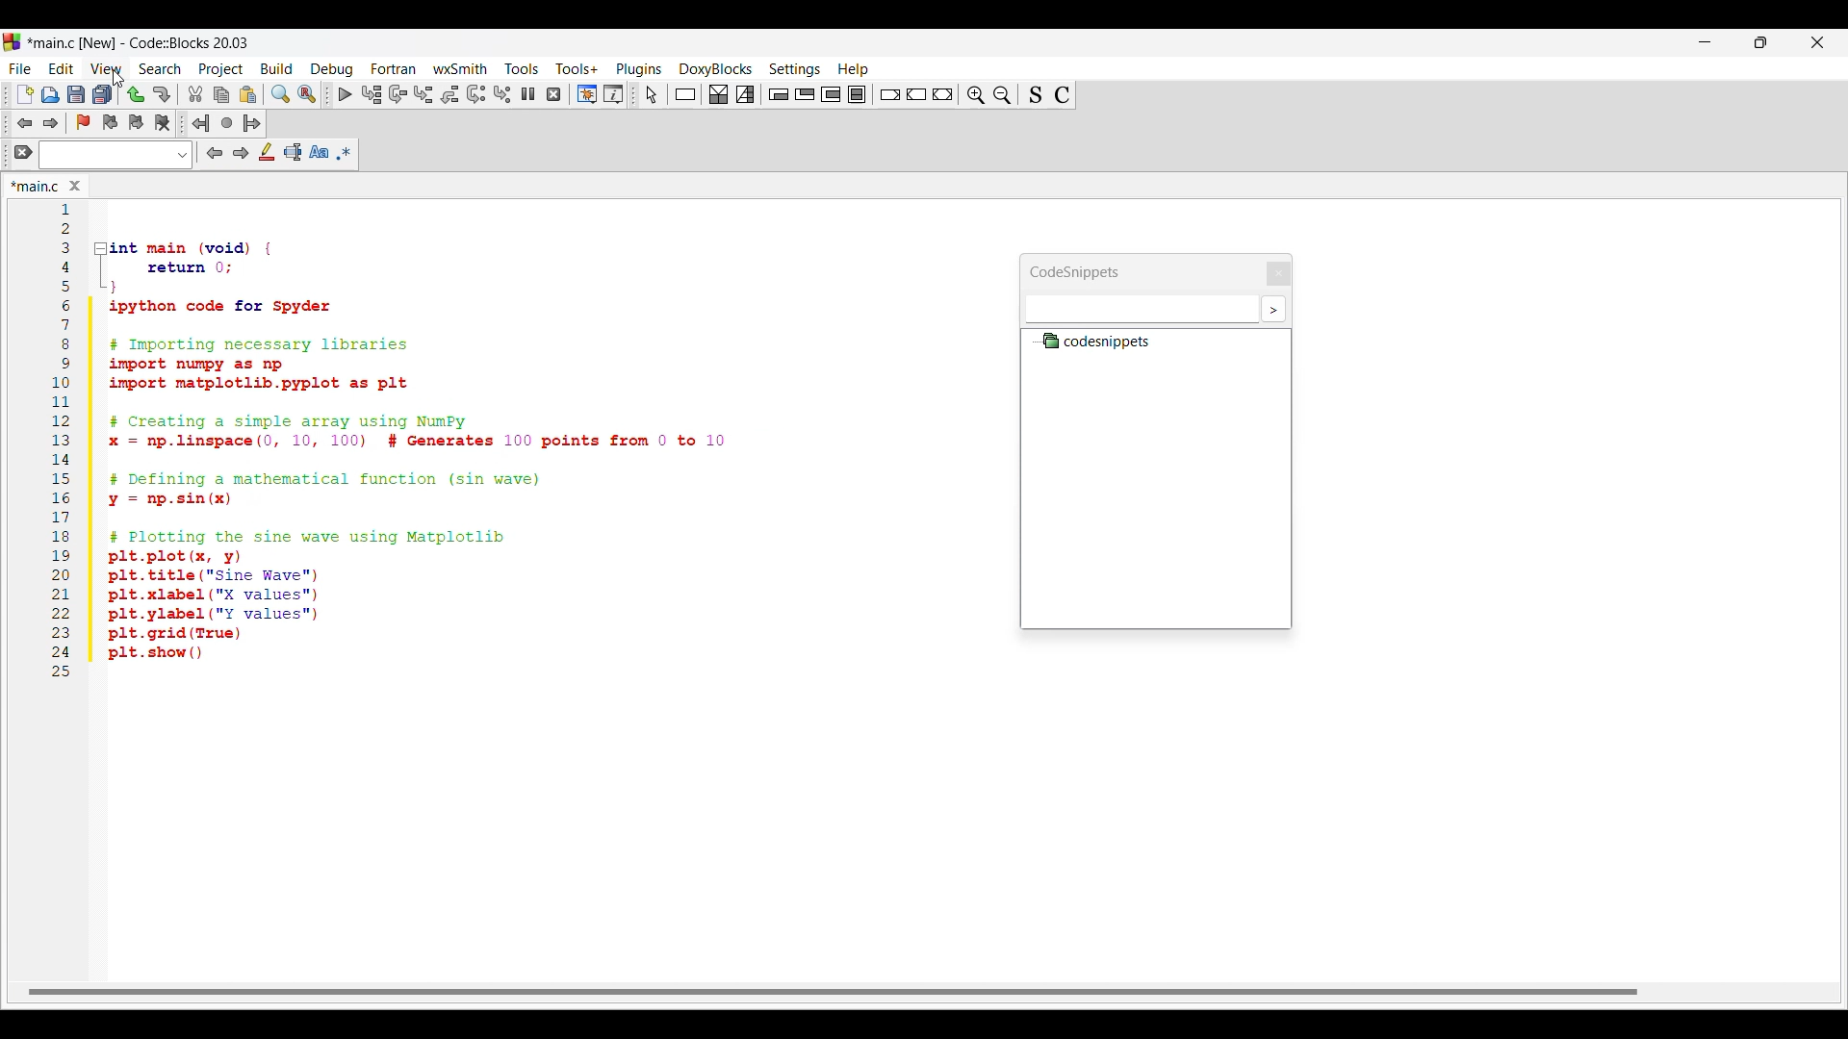 This screenshot has width=1848, height=1039. I want to click on Toggle forward, so click(50, 123).